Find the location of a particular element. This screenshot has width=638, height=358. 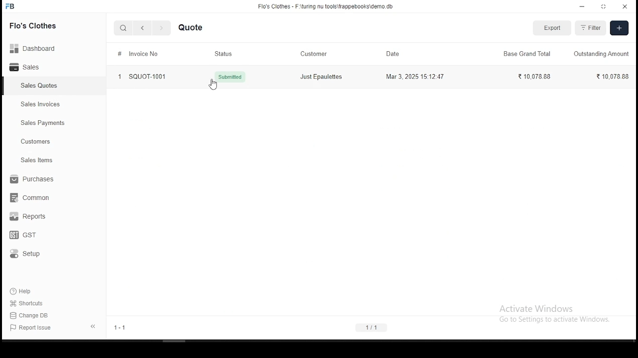

maximize is located at coordinates (604, 6).